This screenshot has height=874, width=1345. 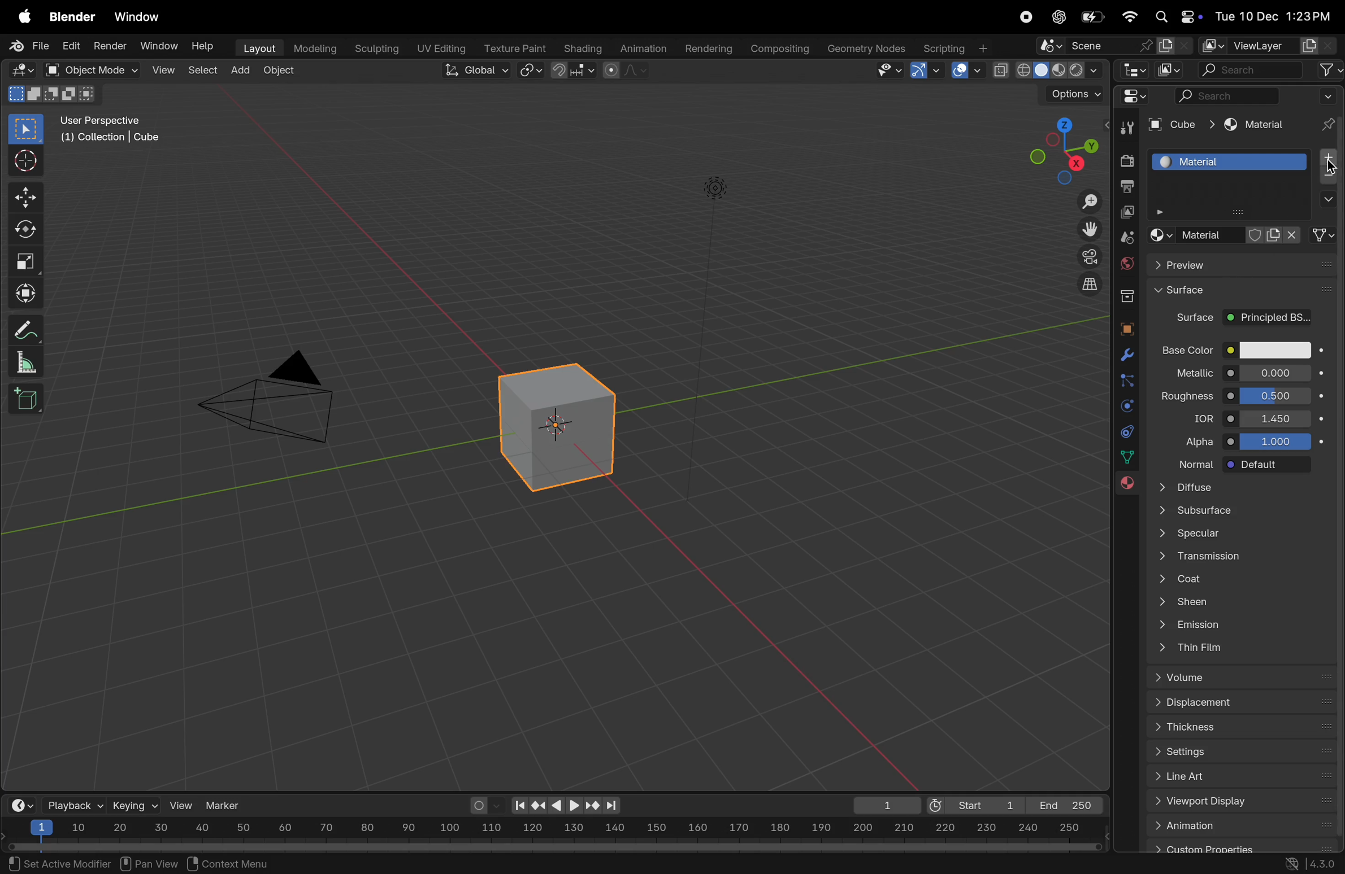 What do you see at coordinates (1242, 849) in the screenshot?
I see `custom properties` at bounding box center [1242, 849].